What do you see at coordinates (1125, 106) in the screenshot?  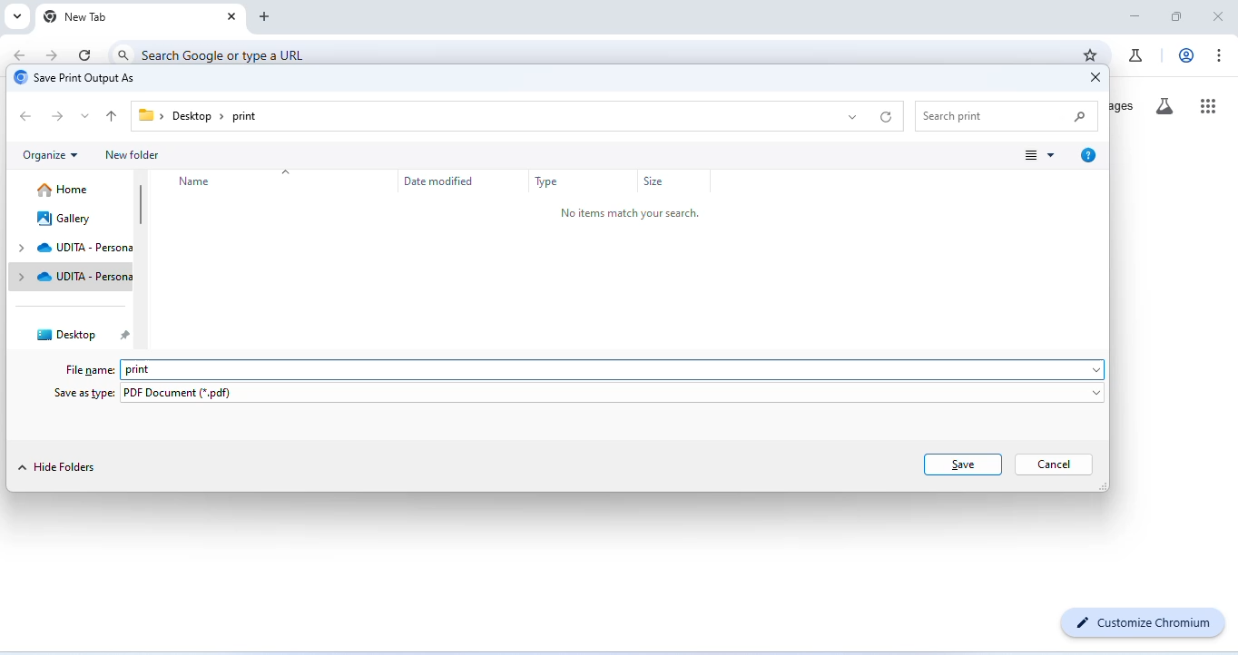 I see `images` at bounding box center [1125, 106].